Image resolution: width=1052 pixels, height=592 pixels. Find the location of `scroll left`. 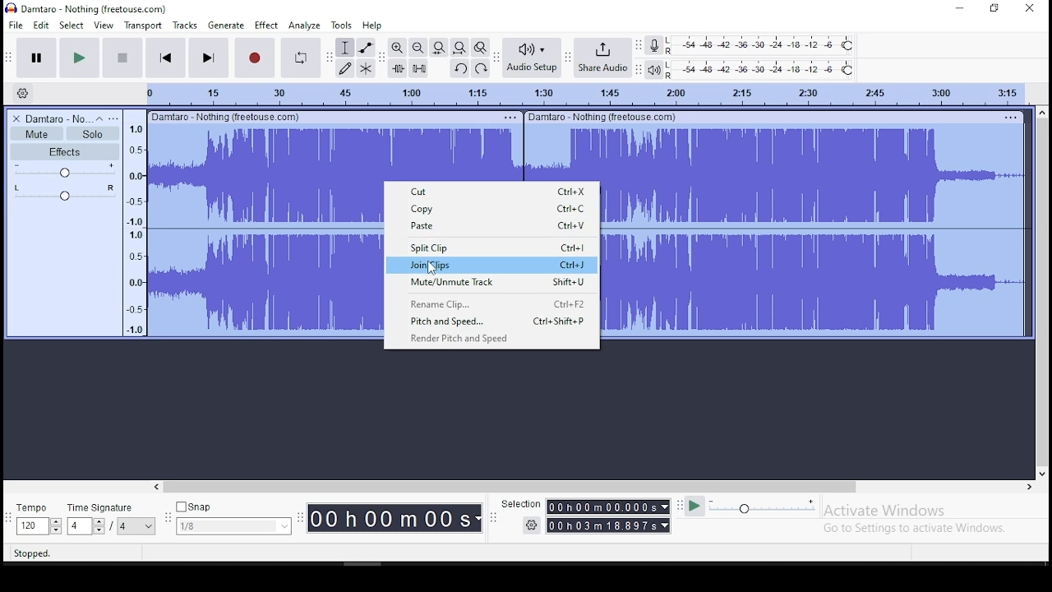

scroll left is located at coordinates (155, 487).